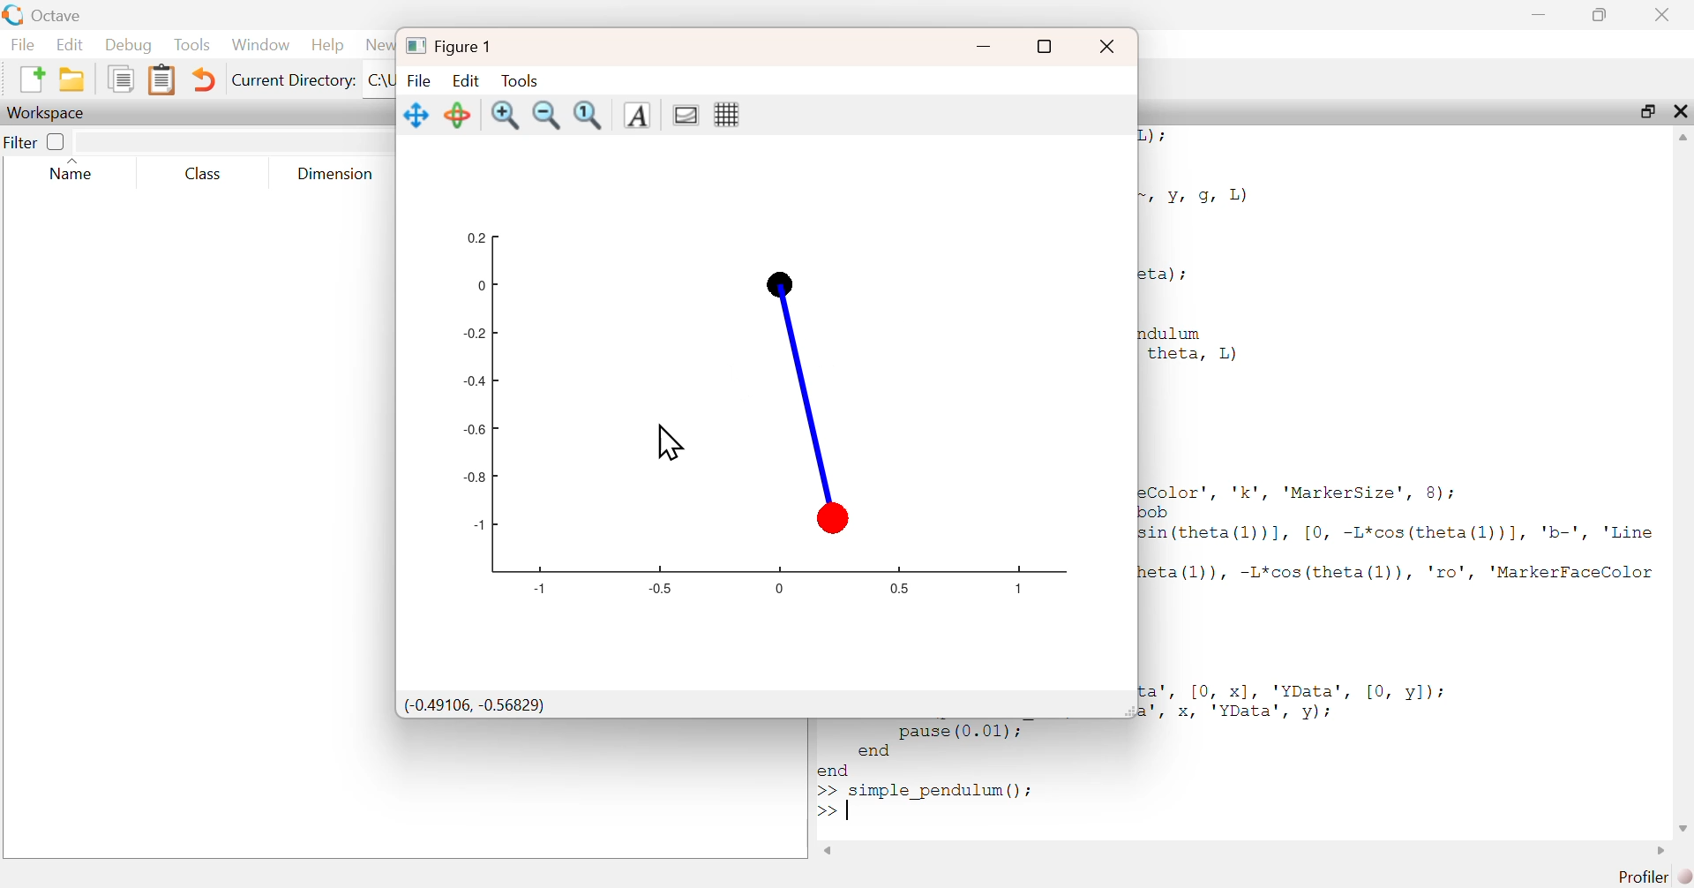  I want to click on Scroll down, so click(1681, 829).